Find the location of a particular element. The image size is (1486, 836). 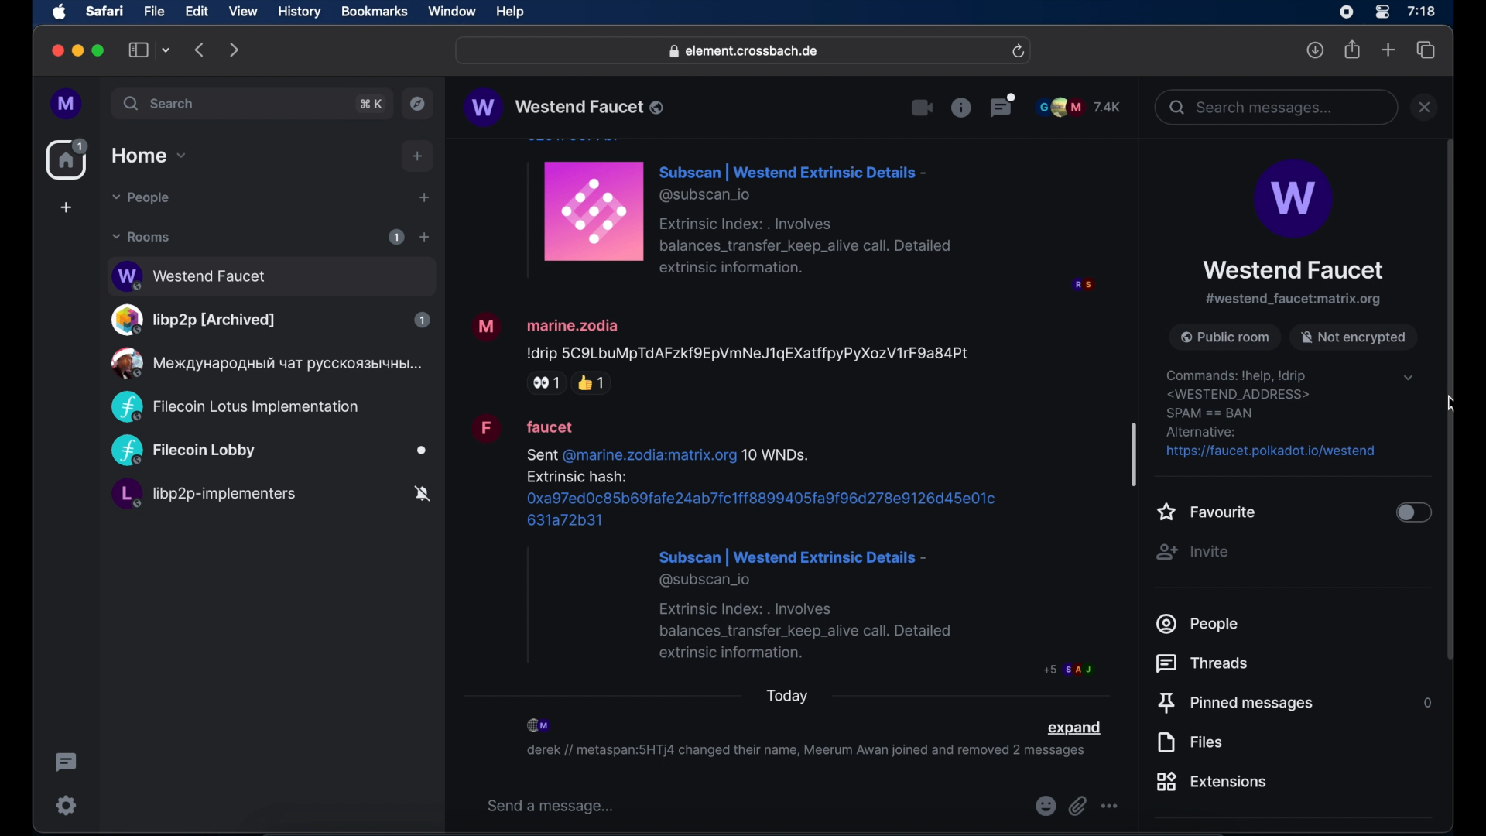

thread activity is located at coordinates (67, 762).